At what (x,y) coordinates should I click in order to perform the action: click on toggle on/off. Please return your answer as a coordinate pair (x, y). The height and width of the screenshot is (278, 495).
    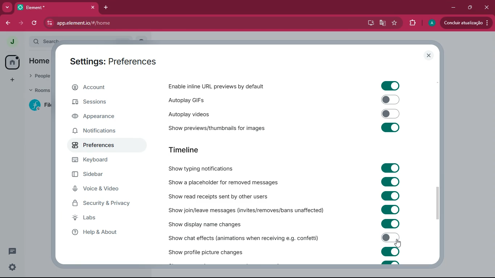
    Looking at the image, I should click on (391, 100).